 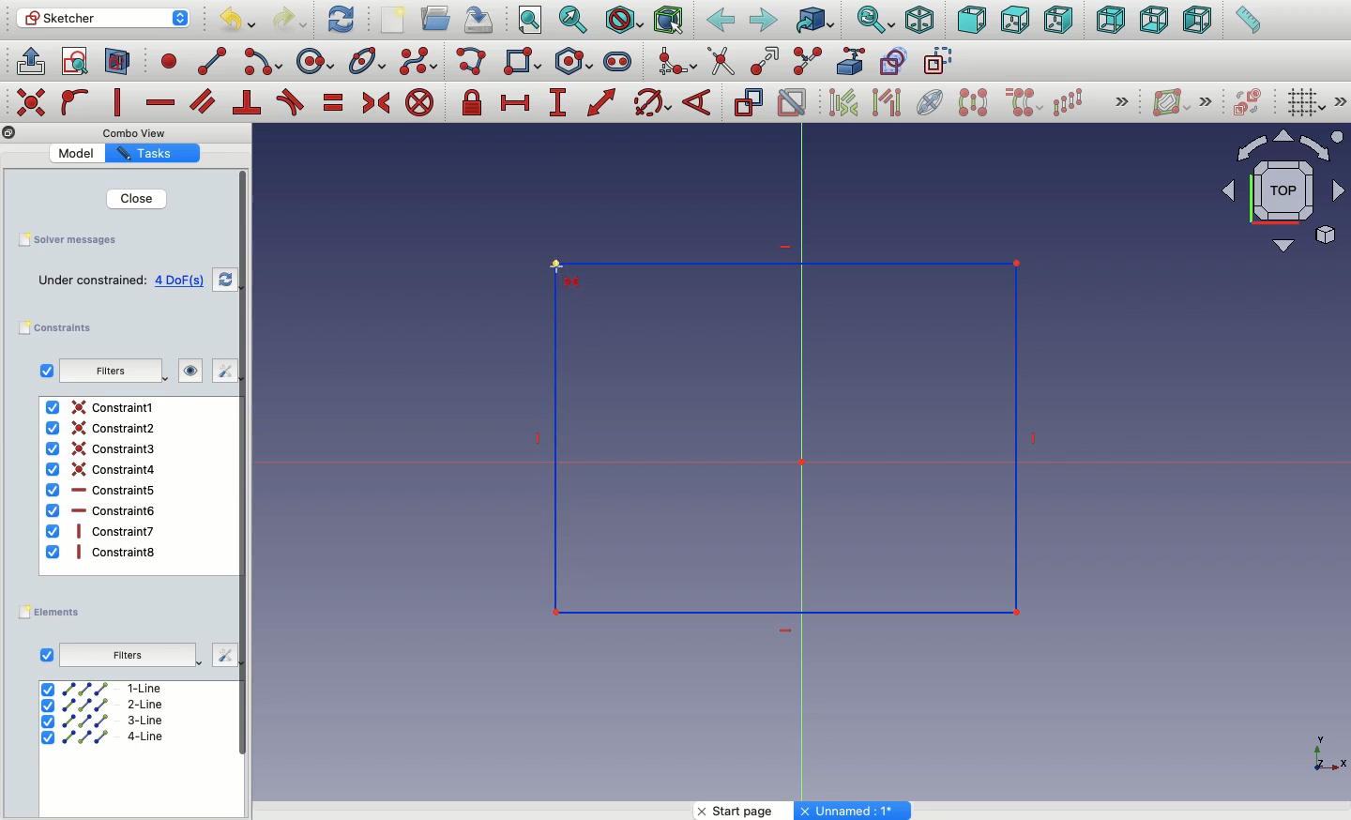 What do you see at coordinates (746, 811) in the screenshot?
I see `Start page` at bounding box center [746, 811].